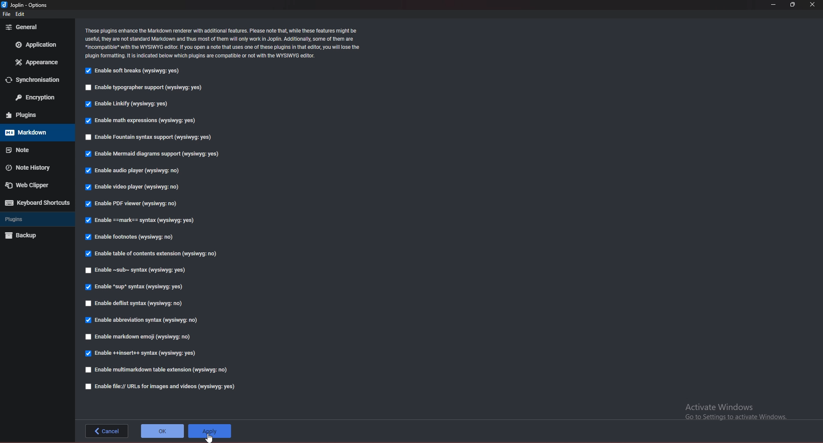  Describe the element at coordinates (35, 219) in the screenshot. I see `plugins` at that location.